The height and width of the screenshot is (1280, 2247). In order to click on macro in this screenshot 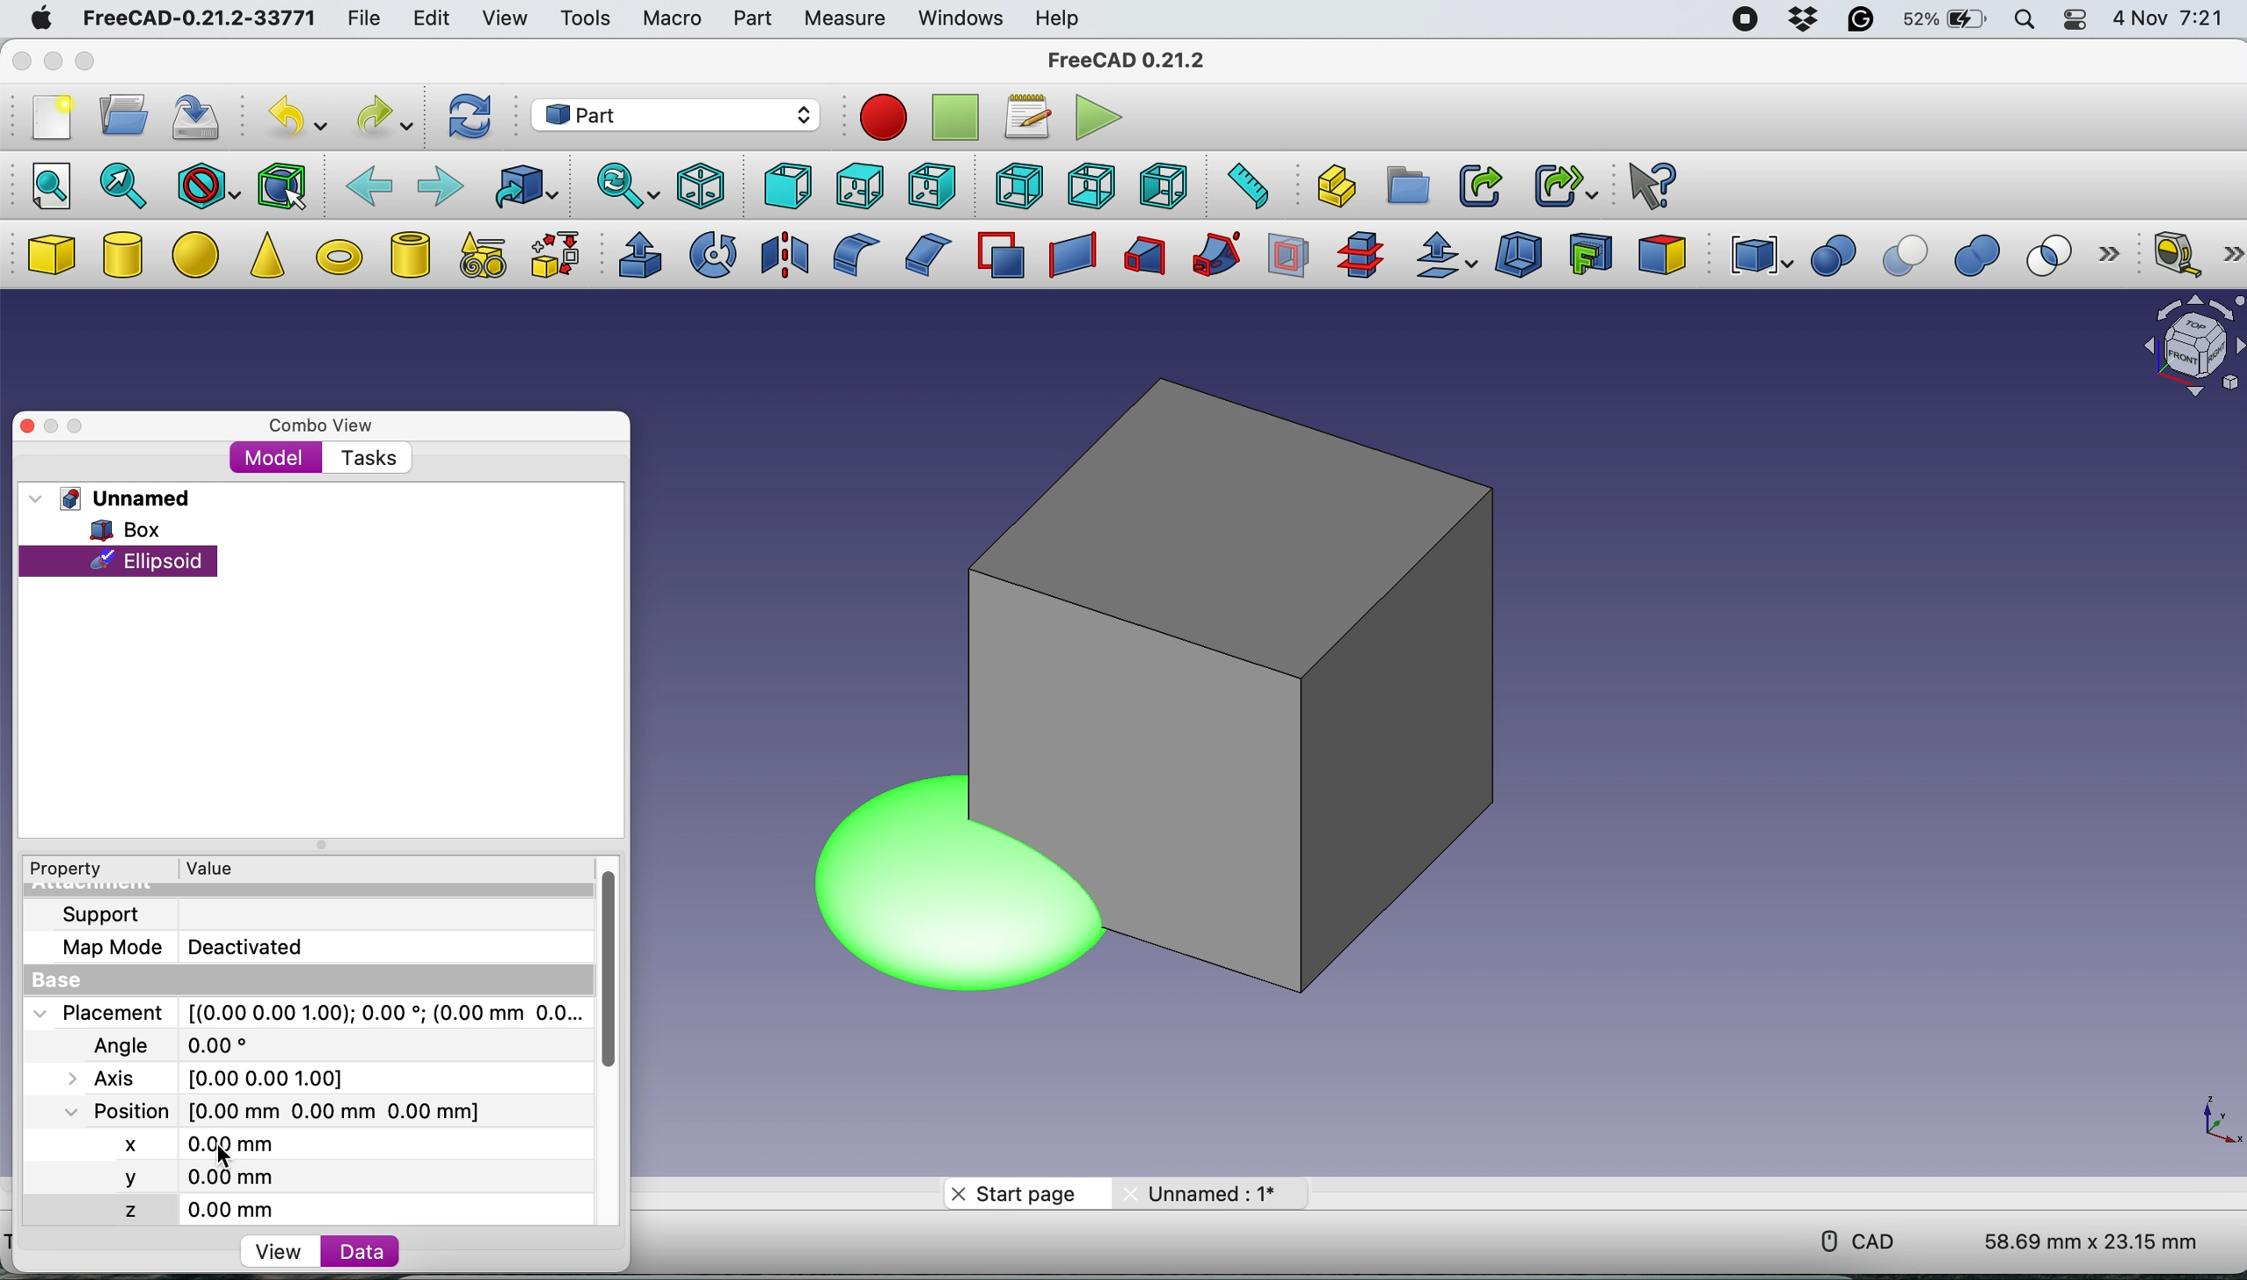, I will do `click(671, 19)`.